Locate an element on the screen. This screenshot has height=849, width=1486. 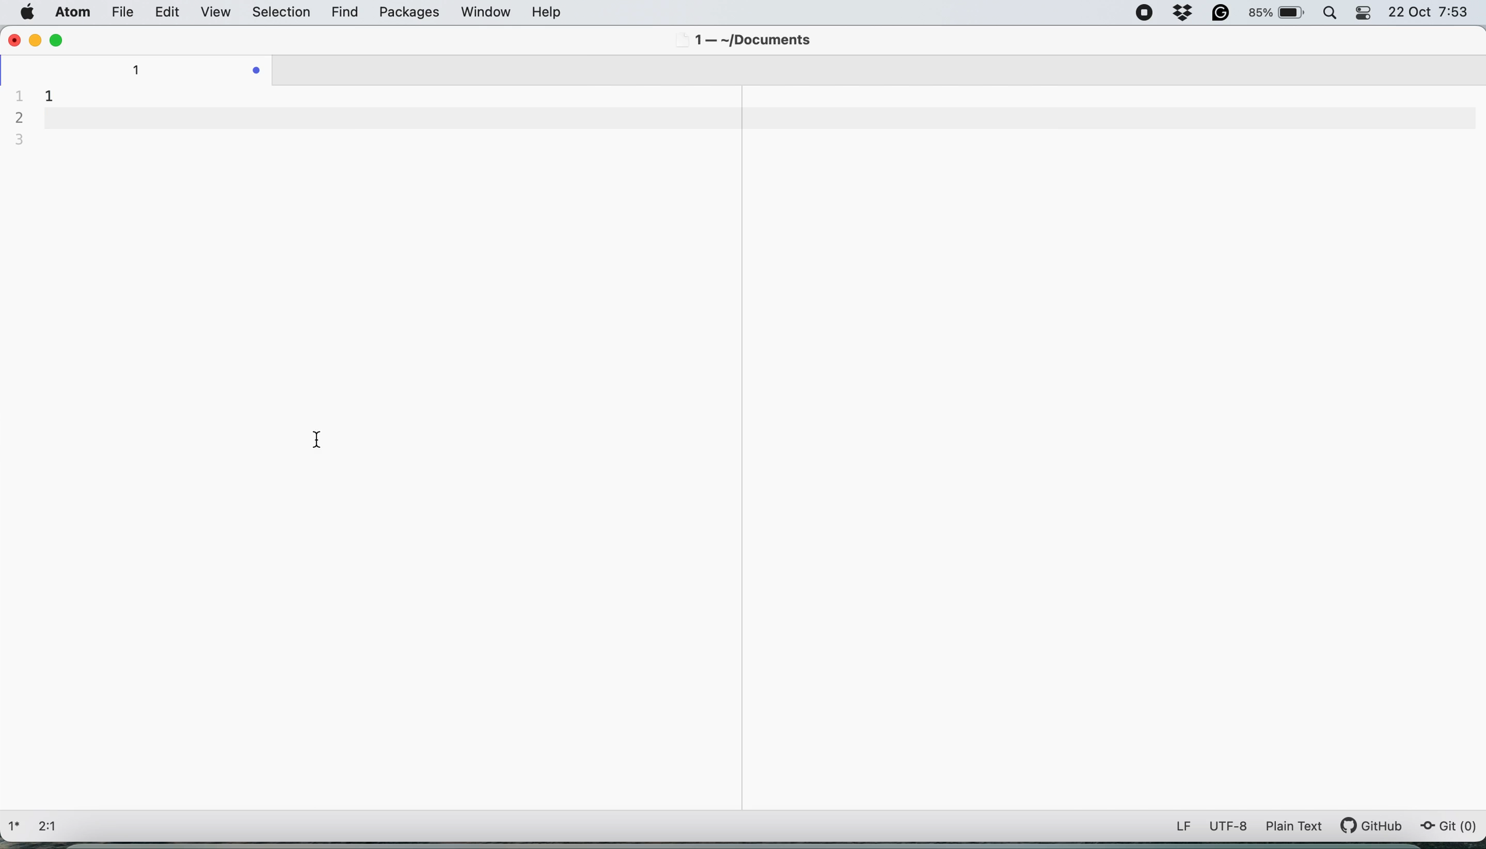
1 is located at coordinates (48, 93).